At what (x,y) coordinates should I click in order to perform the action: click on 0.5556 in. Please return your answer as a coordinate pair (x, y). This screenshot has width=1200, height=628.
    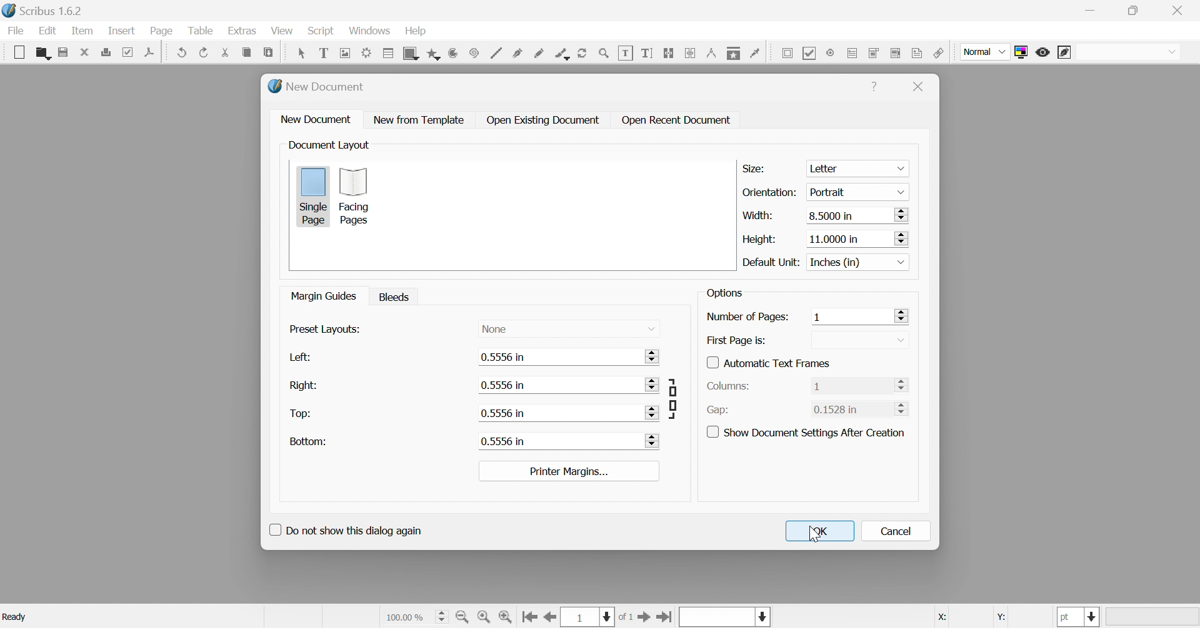
    Looking at the image, I should click on (501, 385).